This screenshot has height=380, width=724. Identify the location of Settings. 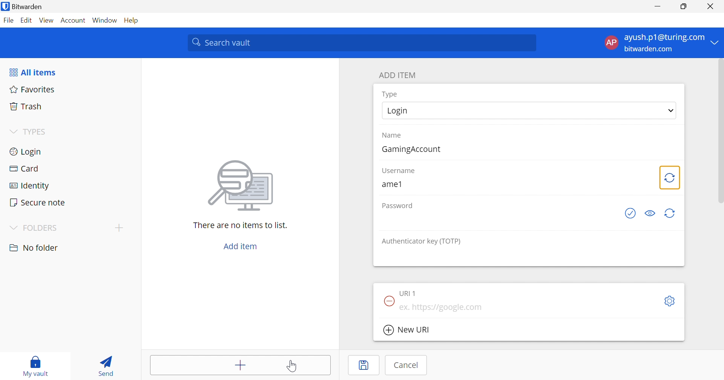
(671, 301).